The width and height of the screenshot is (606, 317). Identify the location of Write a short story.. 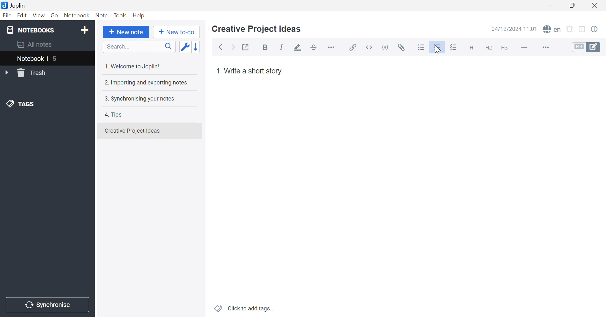
(253, 71).